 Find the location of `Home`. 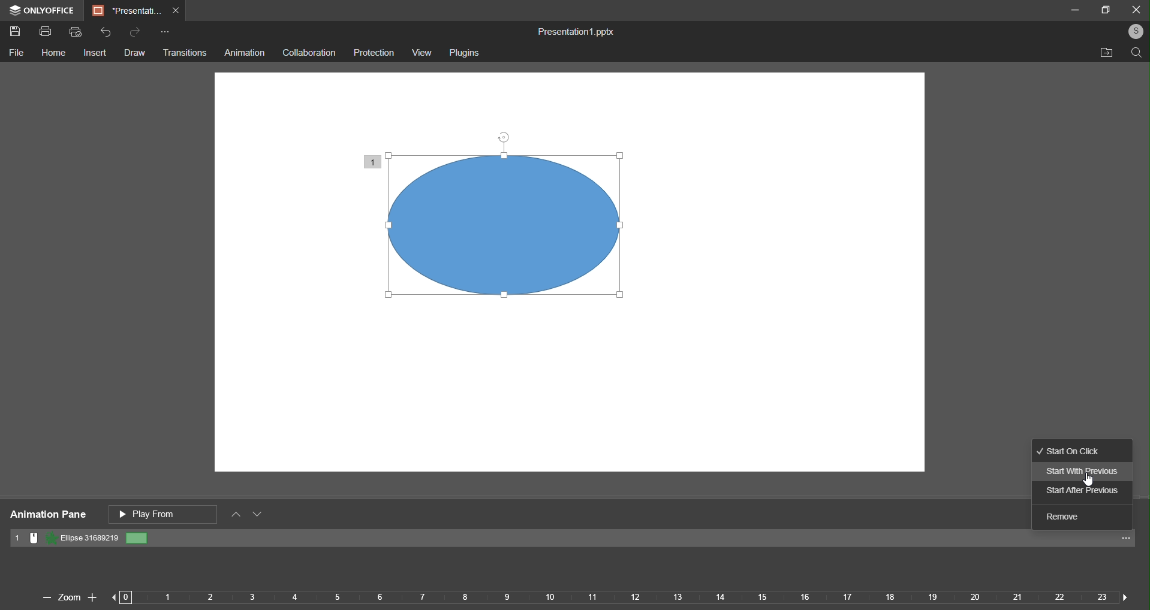

Home is located at coordinates (53, 54).